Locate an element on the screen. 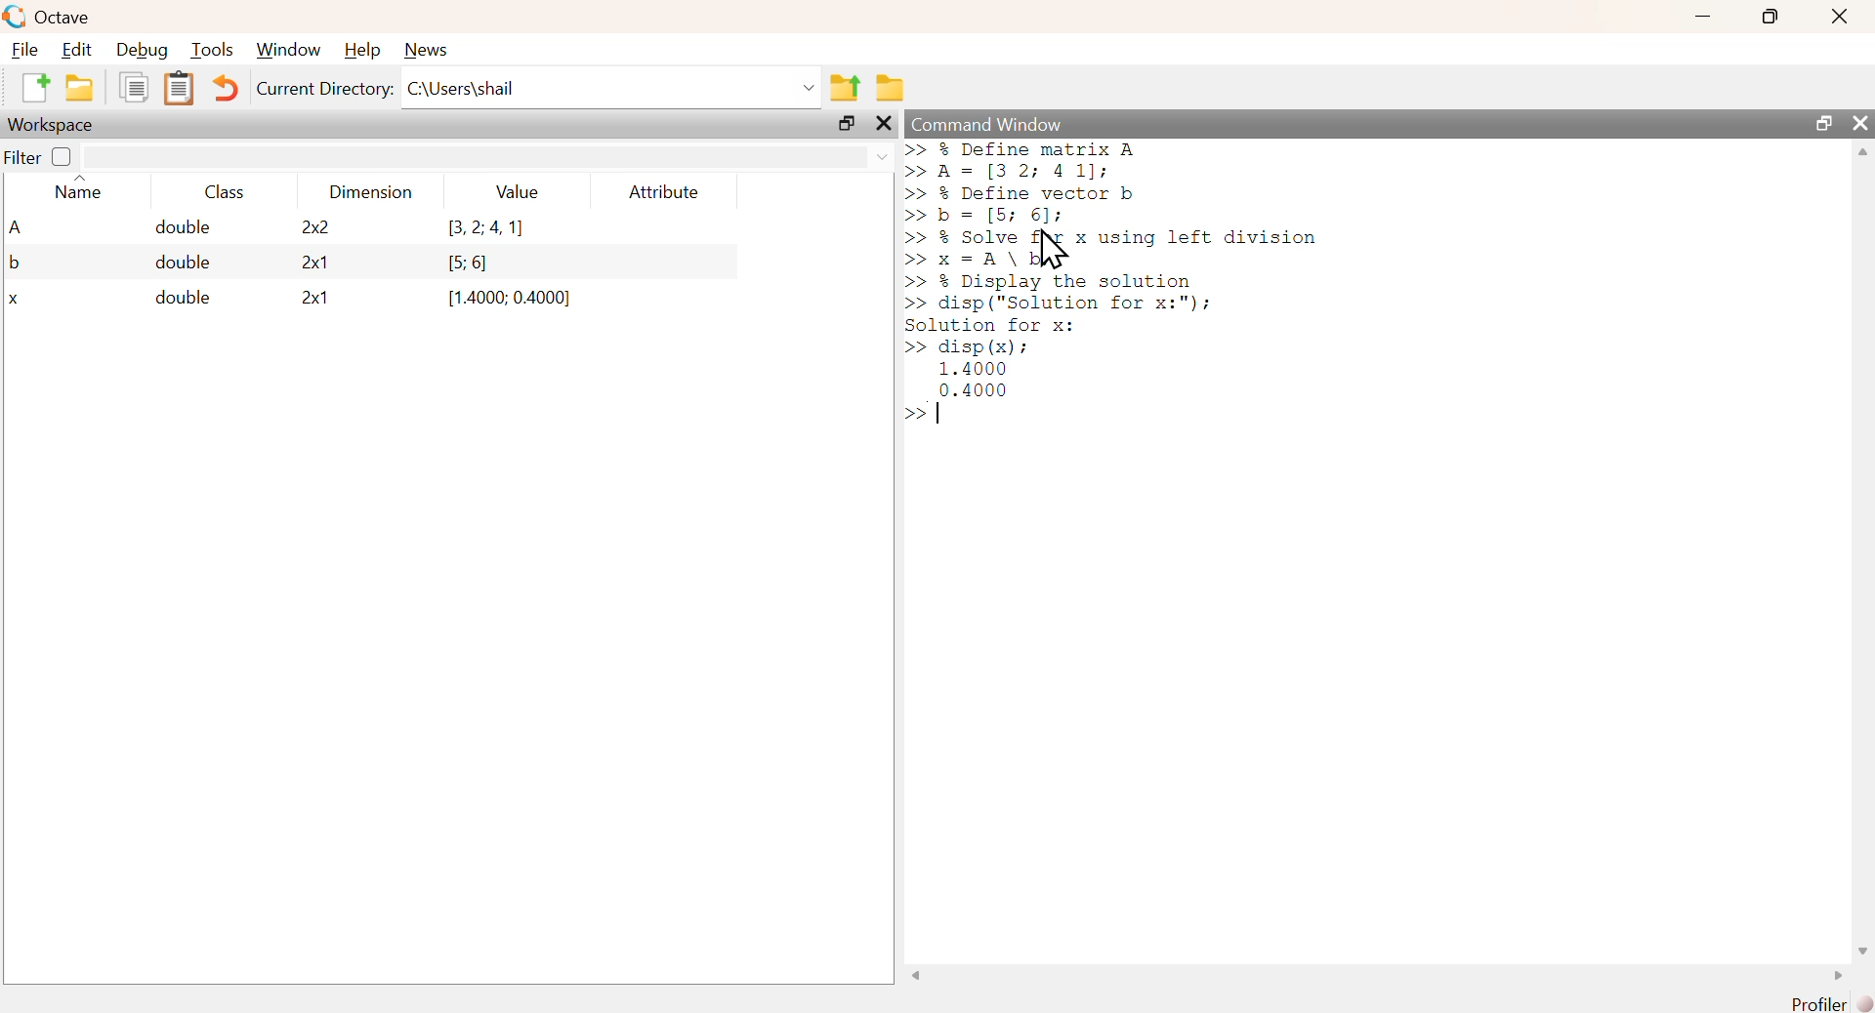 The width and height of the screenshot is (1875, 1013). current directory is located at coordinates (324, 91).